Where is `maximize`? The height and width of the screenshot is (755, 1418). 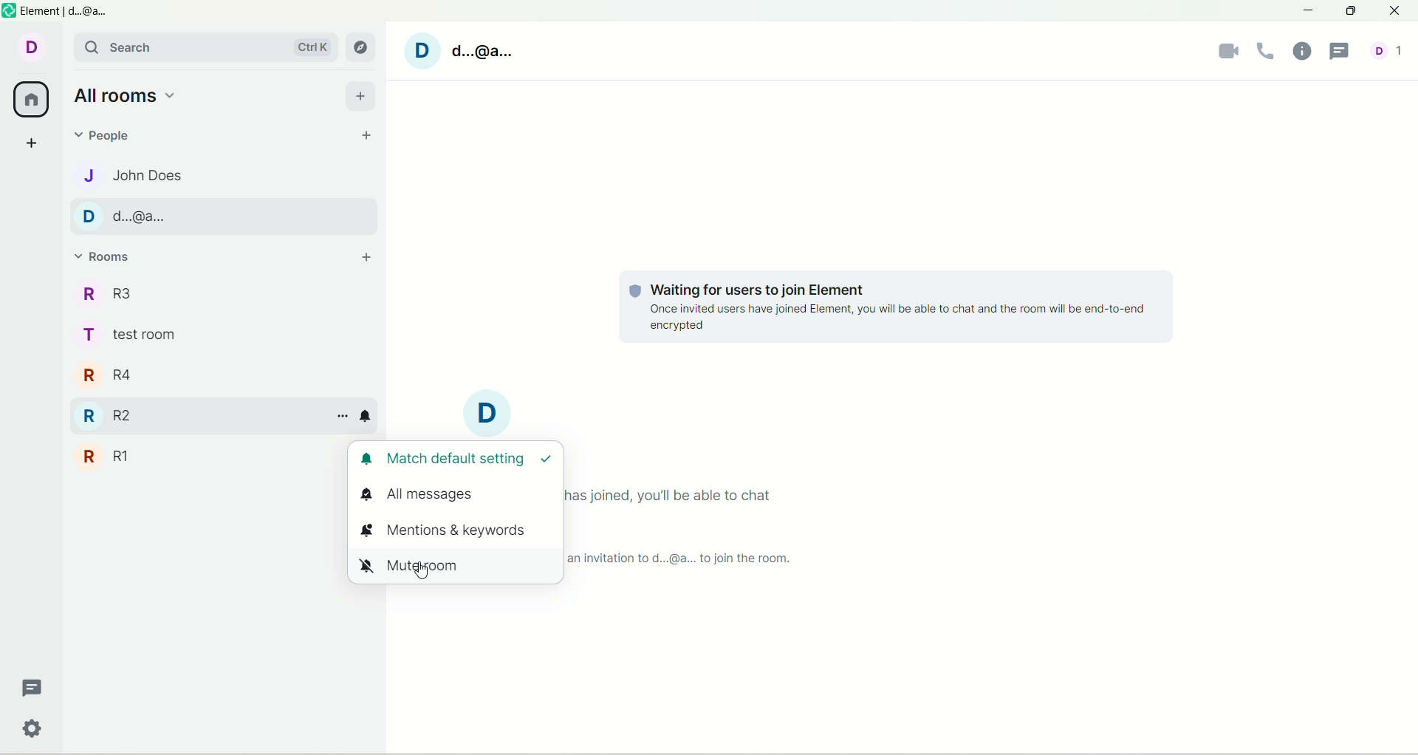
maximize is located at coordinates (1349, 13).